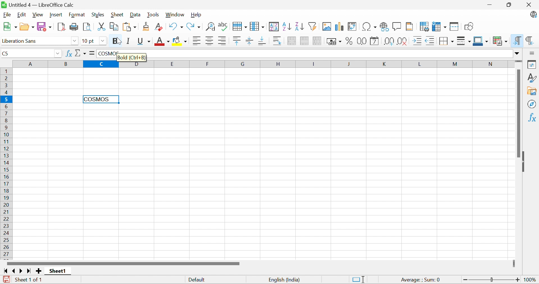  Describe the element at coordinates (397, 26) in the screenshot. I see `Insert Comment` at that location.